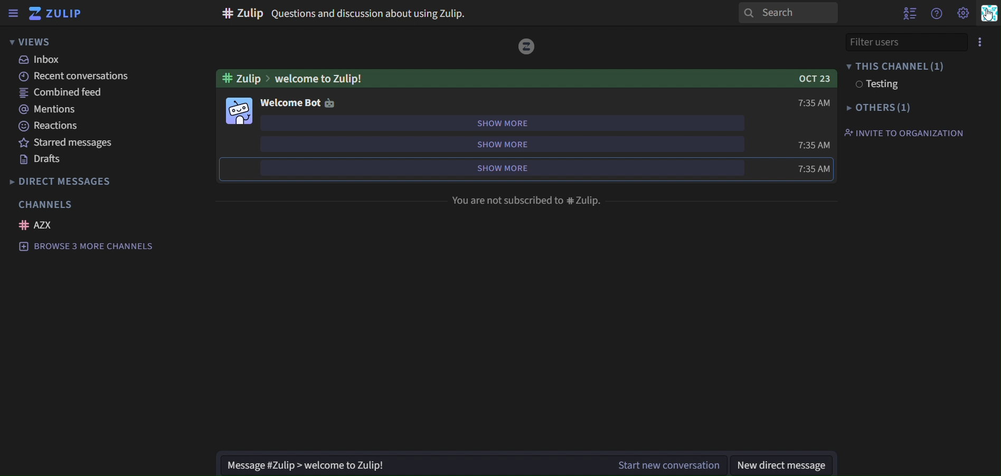 Image resolution: width=1001 pixels, height=476 pixels. I want to click on AZX, so click(37, 225).